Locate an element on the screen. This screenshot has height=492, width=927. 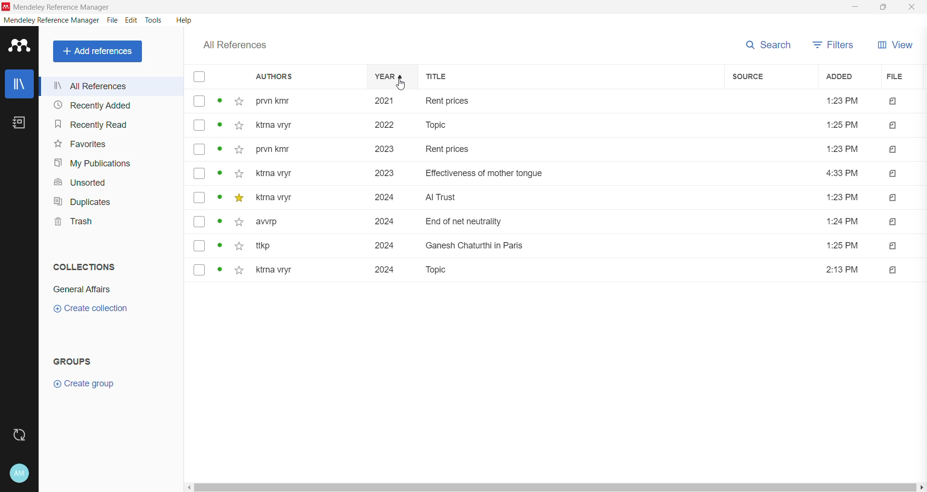
avvrp is located at coordinates (268, 222).